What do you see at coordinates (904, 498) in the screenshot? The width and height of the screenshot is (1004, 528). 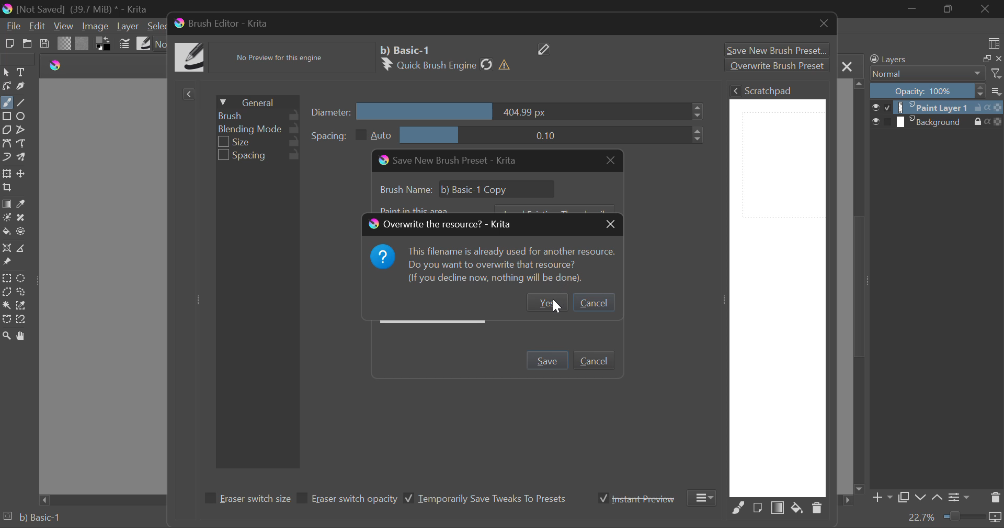 I see `Copy Layer` at bounding box center [904, 498].